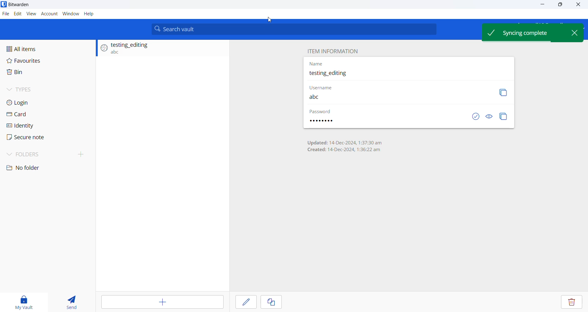 The image size is (588, 312). Describe the element at coordinates (47, 60) in the screenshot. I see `Favourites` at that location.